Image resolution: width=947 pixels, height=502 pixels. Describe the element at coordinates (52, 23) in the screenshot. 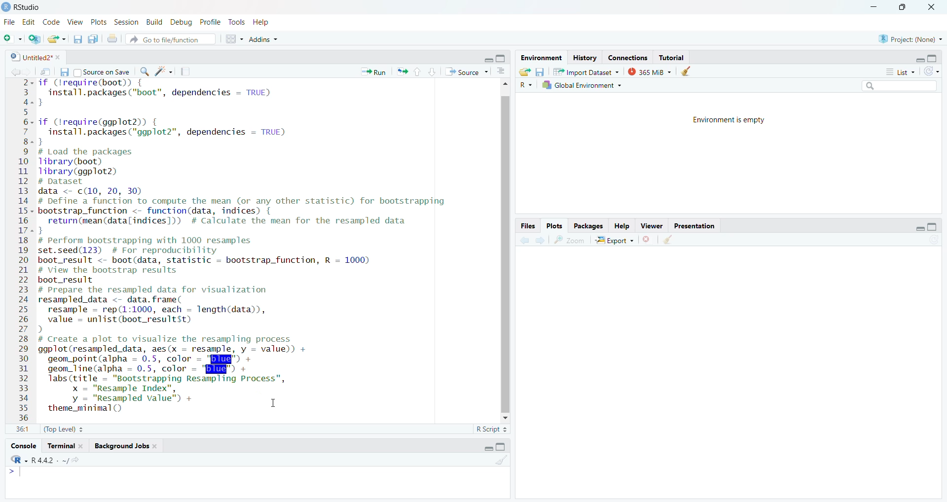

I see `code` at that location.